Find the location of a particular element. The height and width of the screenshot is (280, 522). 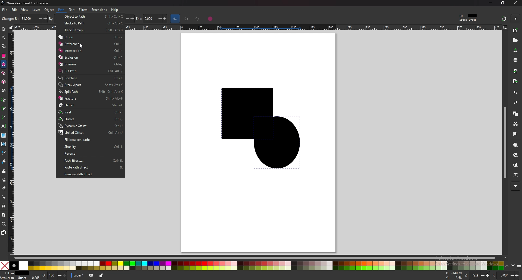

object to path is located at coordinates (90, 17).